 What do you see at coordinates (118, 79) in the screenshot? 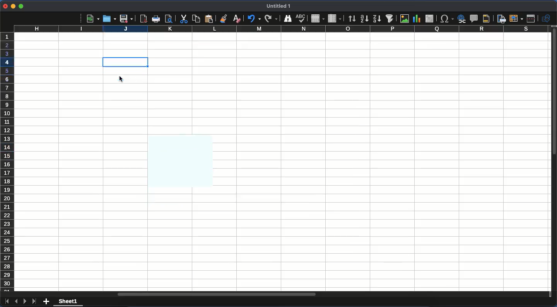
I see `cursor` at bounding box center [118, 79].